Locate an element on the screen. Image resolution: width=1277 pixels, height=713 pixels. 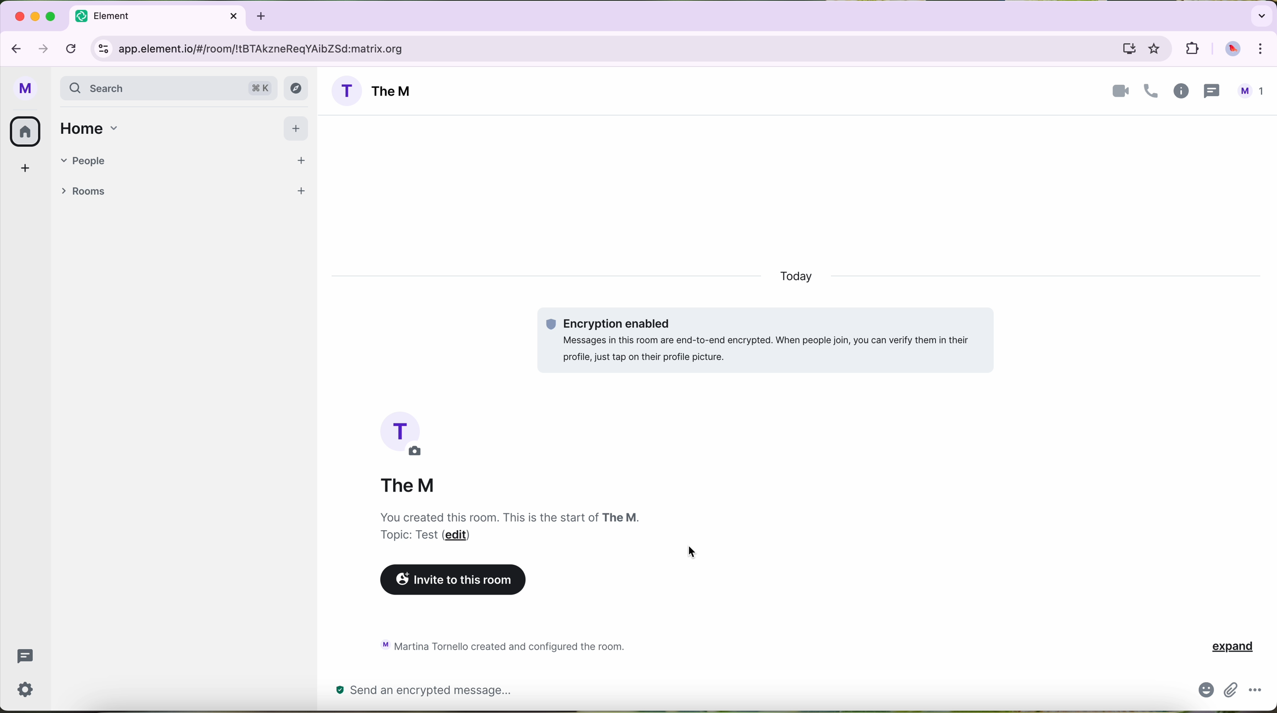
extensions is located at coordinates (1191, 48).